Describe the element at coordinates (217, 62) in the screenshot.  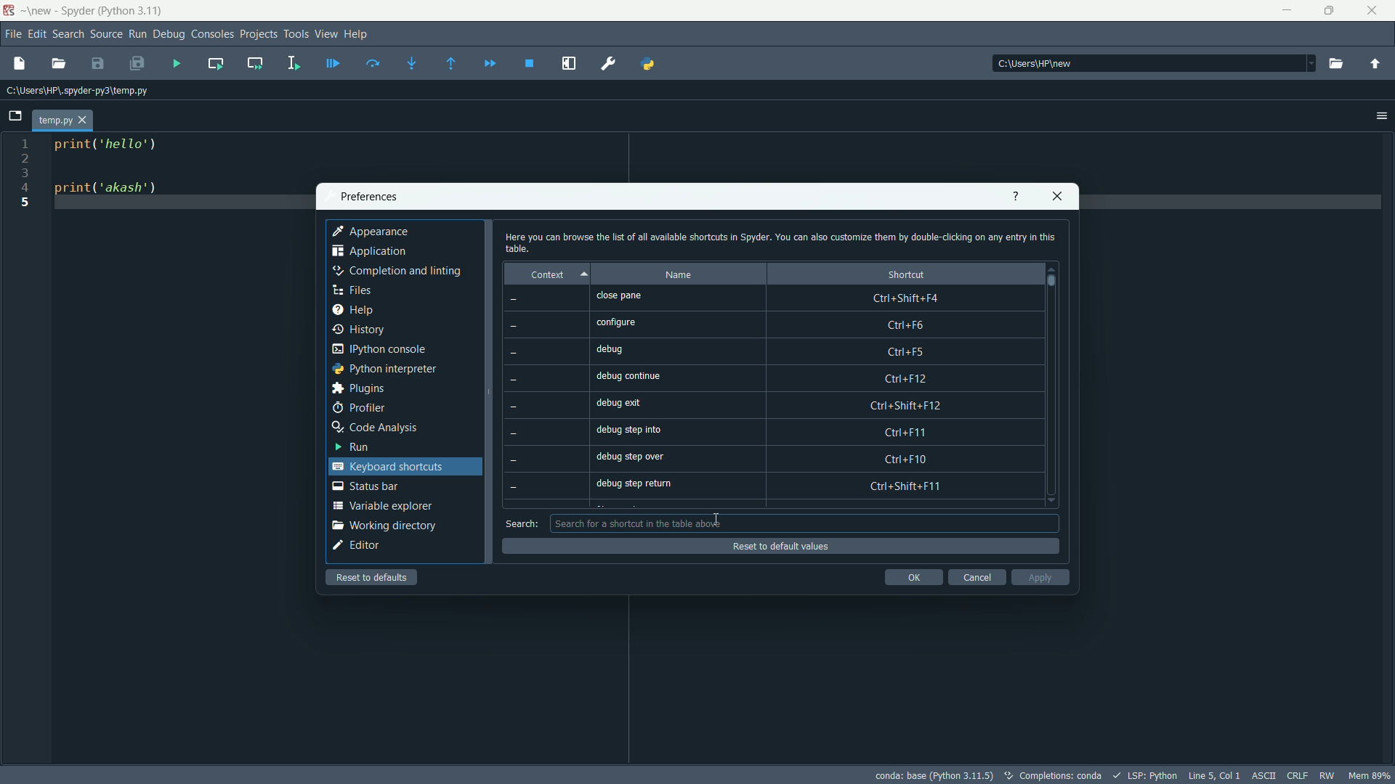
I see `run current cell` at that location.